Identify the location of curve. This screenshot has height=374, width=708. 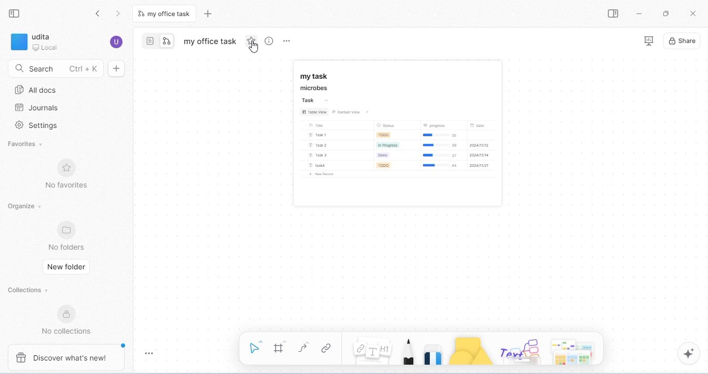
(304, 347).